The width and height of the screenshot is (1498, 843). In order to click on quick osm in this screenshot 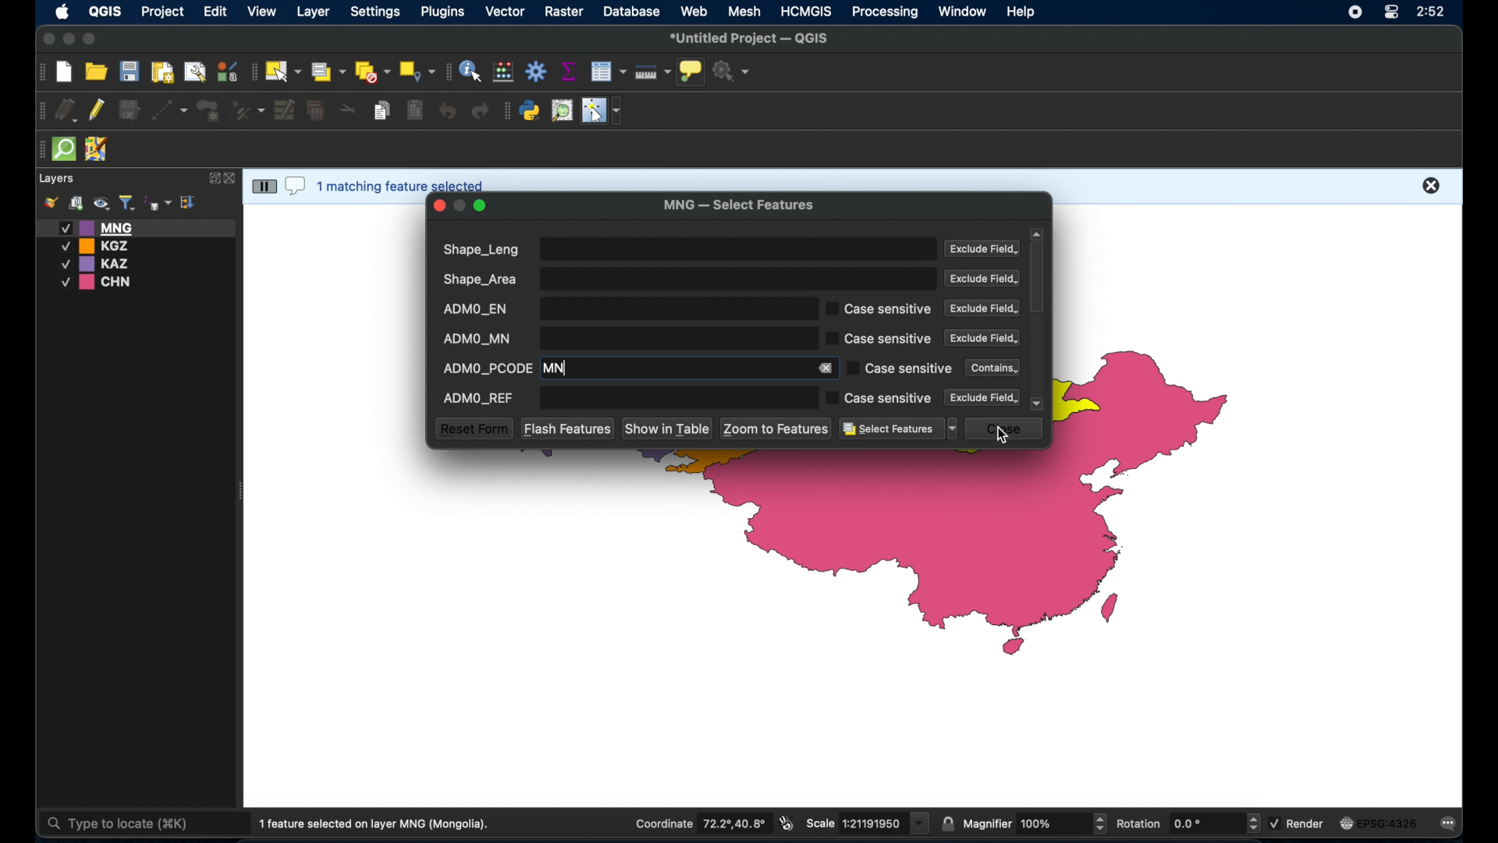, I will do `click(65, 150)`.